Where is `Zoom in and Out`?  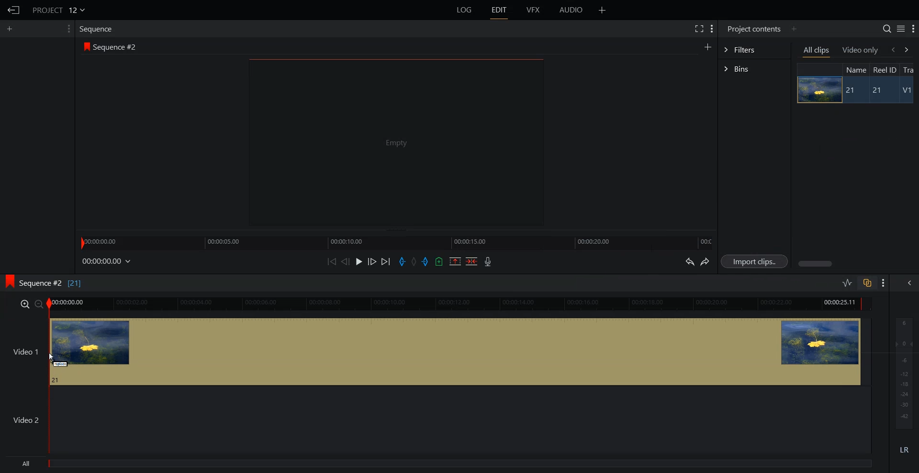 Zoom in and Out is located at coordinates (31, 304).